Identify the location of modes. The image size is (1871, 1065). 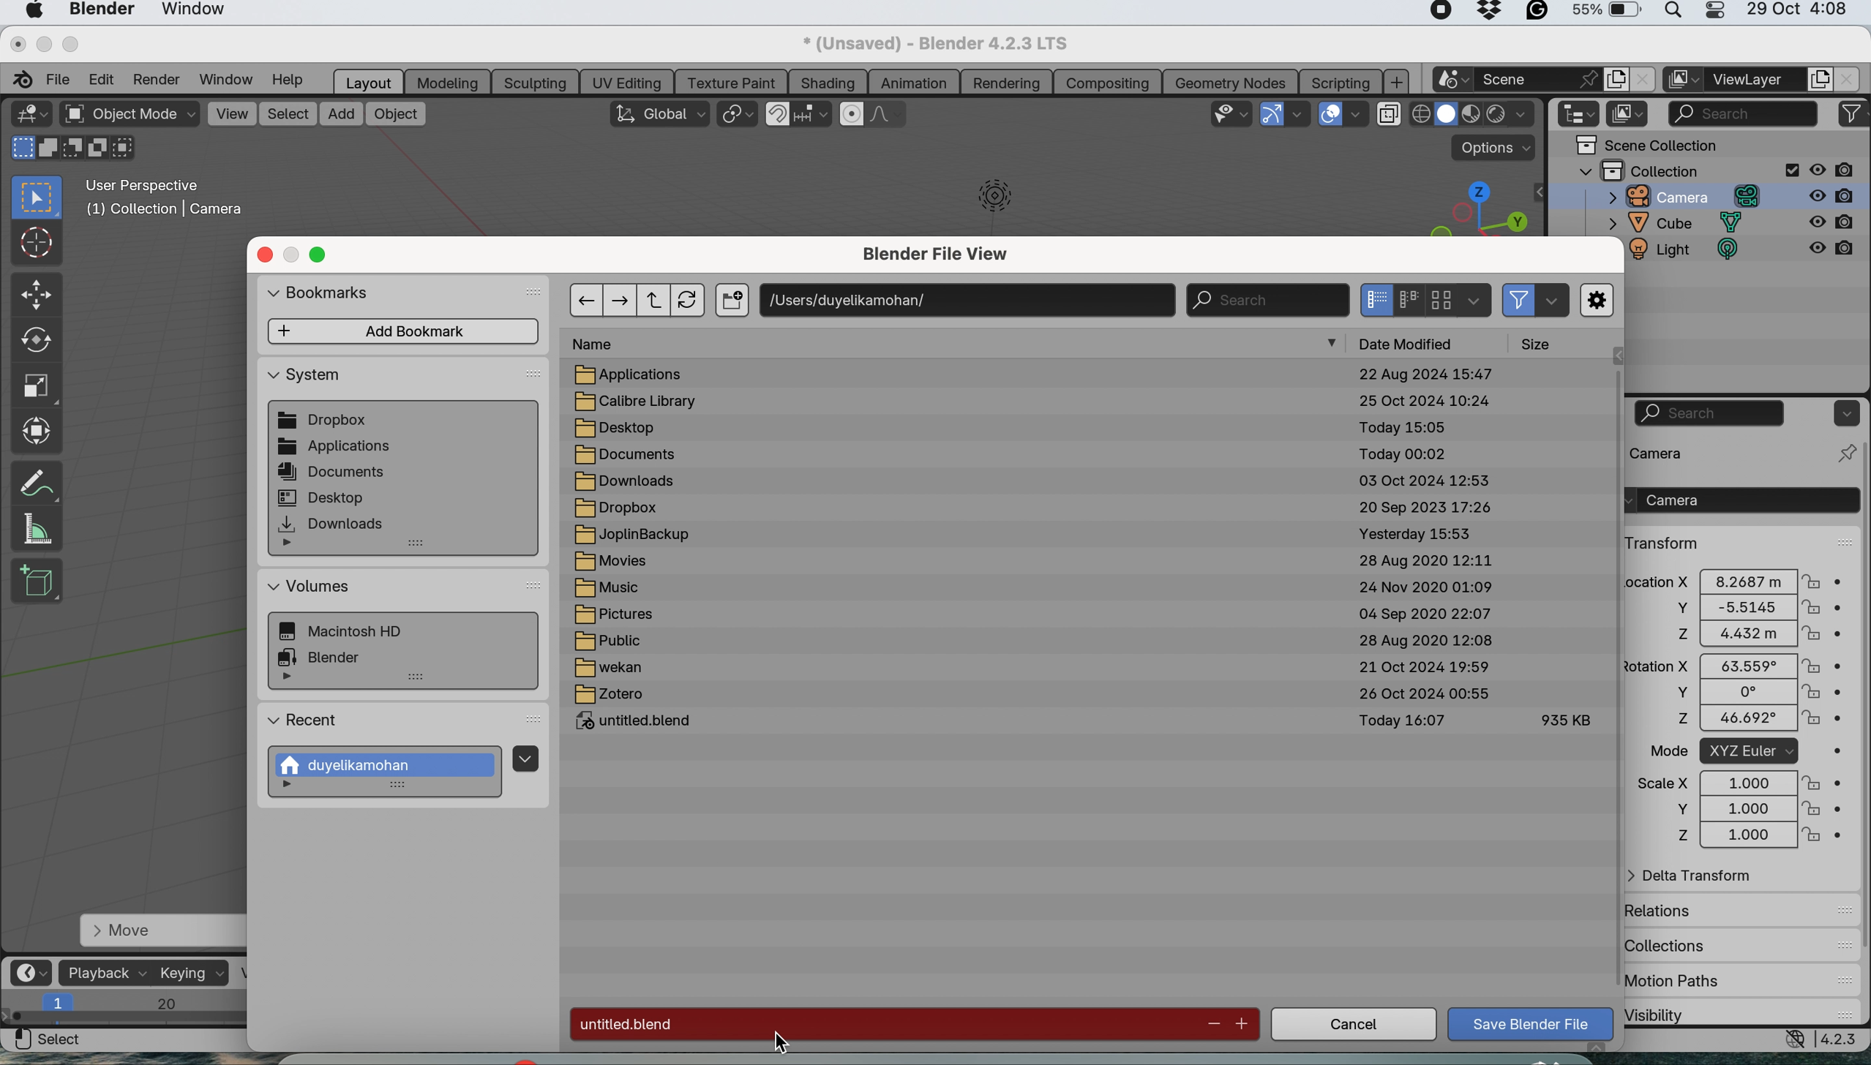
(69, 149).